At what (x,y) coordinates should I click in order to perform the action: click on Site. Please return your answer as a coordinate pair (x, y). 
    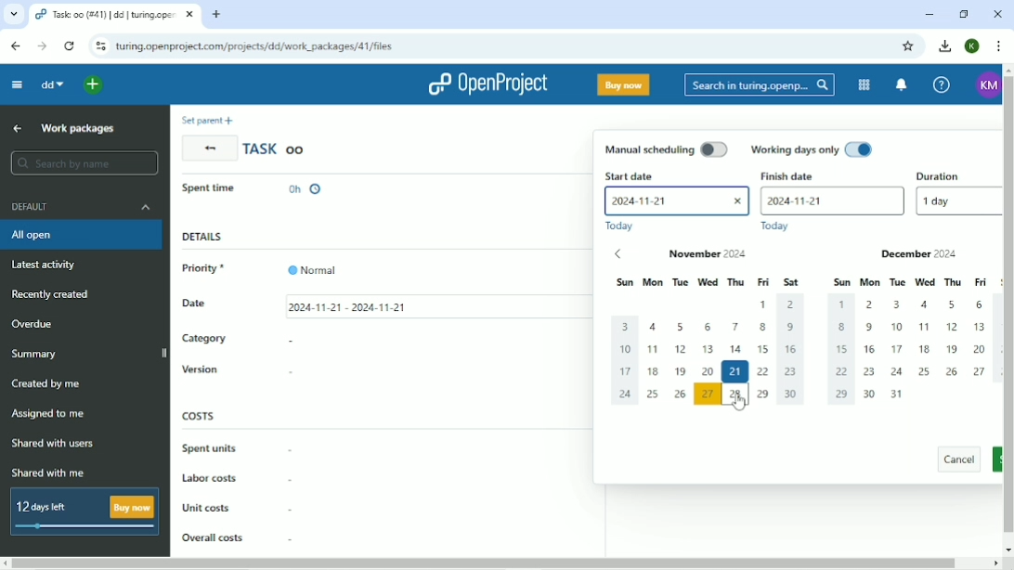
    Looking at the image, I should click on (256, 46).